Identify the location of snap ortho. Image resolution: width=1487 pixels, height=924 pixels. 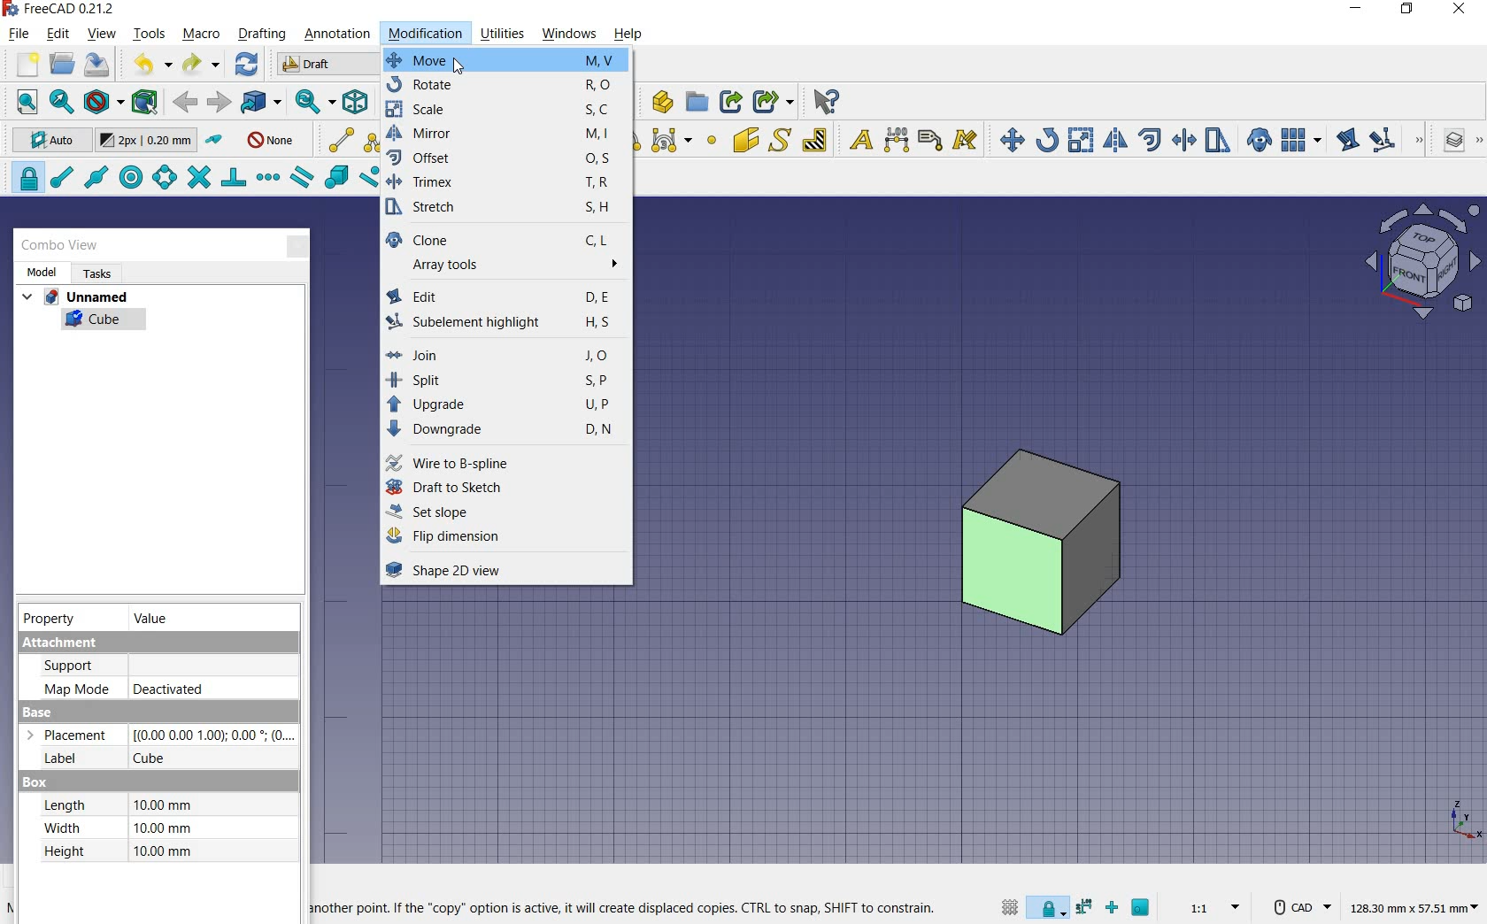
(1113, 909).